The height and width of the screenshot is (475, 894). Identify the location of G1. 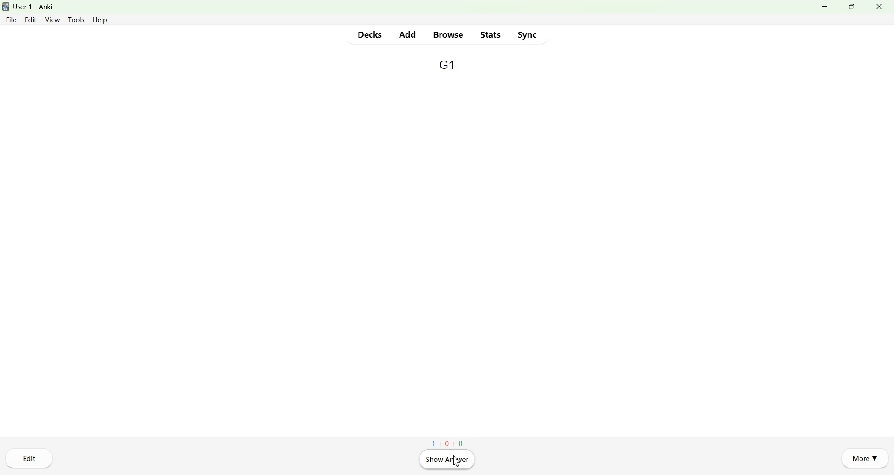
(447, 65).